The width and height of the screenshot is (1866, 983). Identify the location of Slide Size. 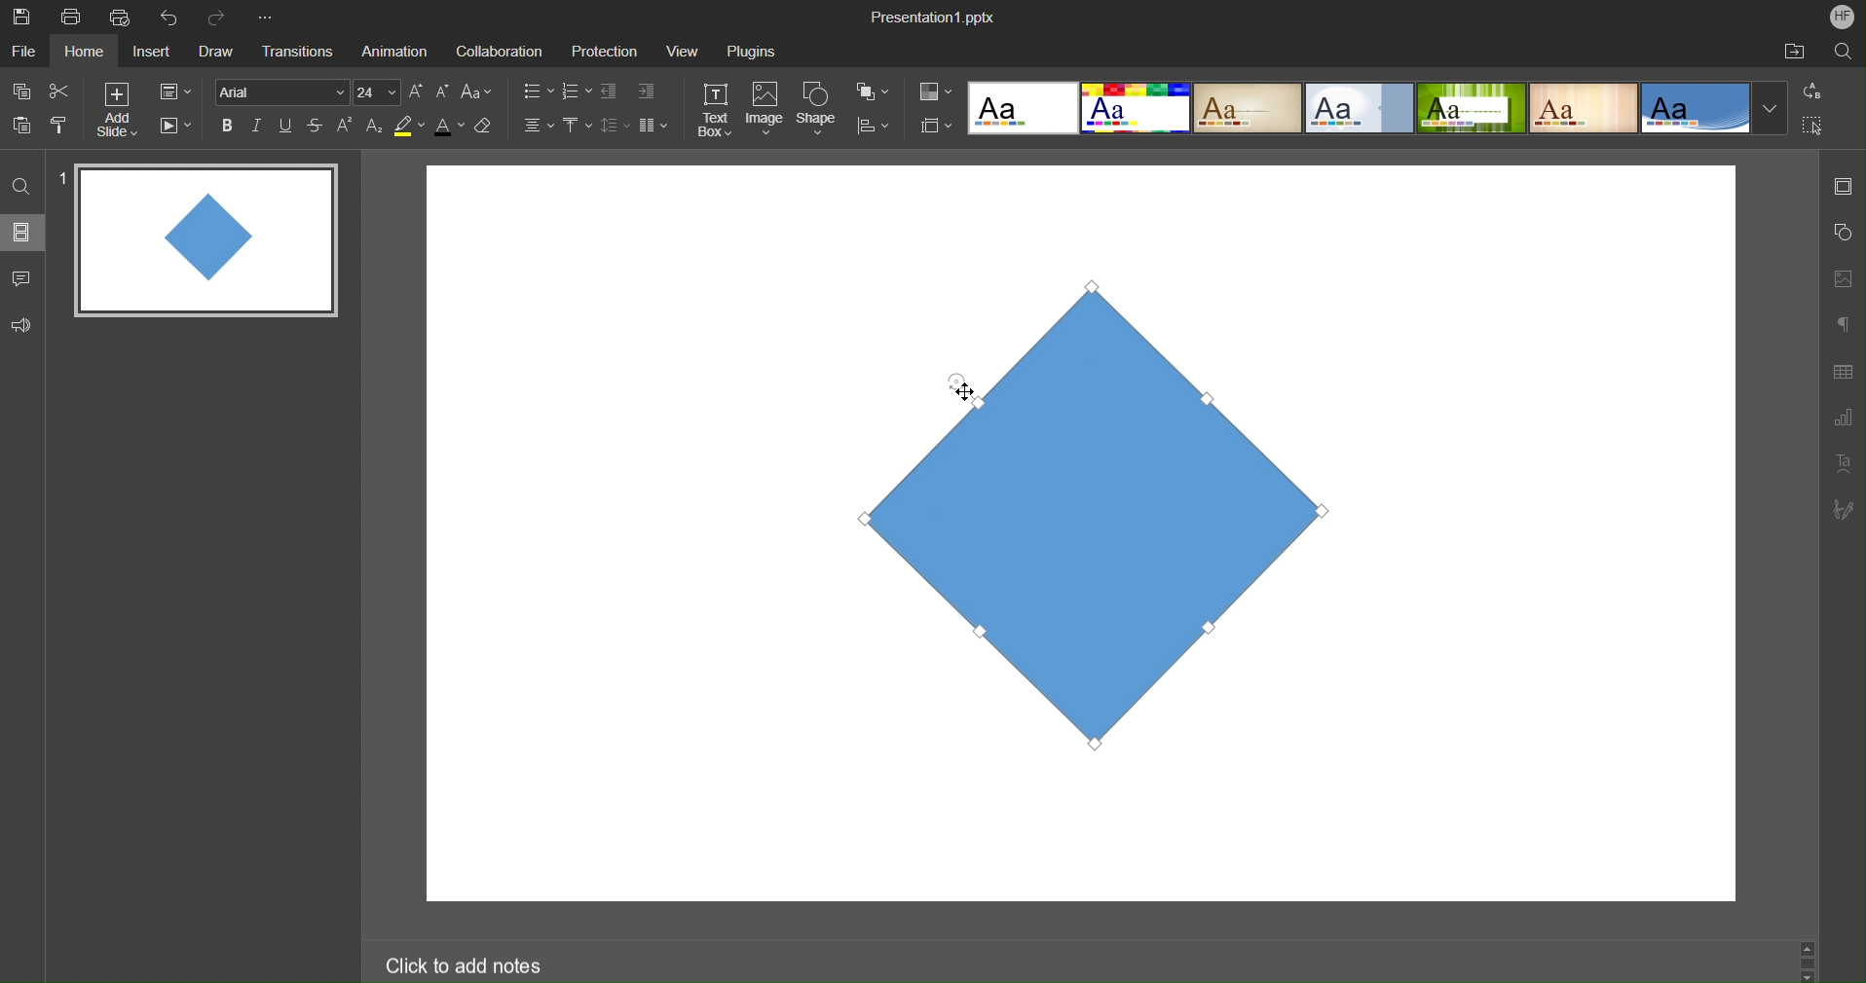
(934, 125).